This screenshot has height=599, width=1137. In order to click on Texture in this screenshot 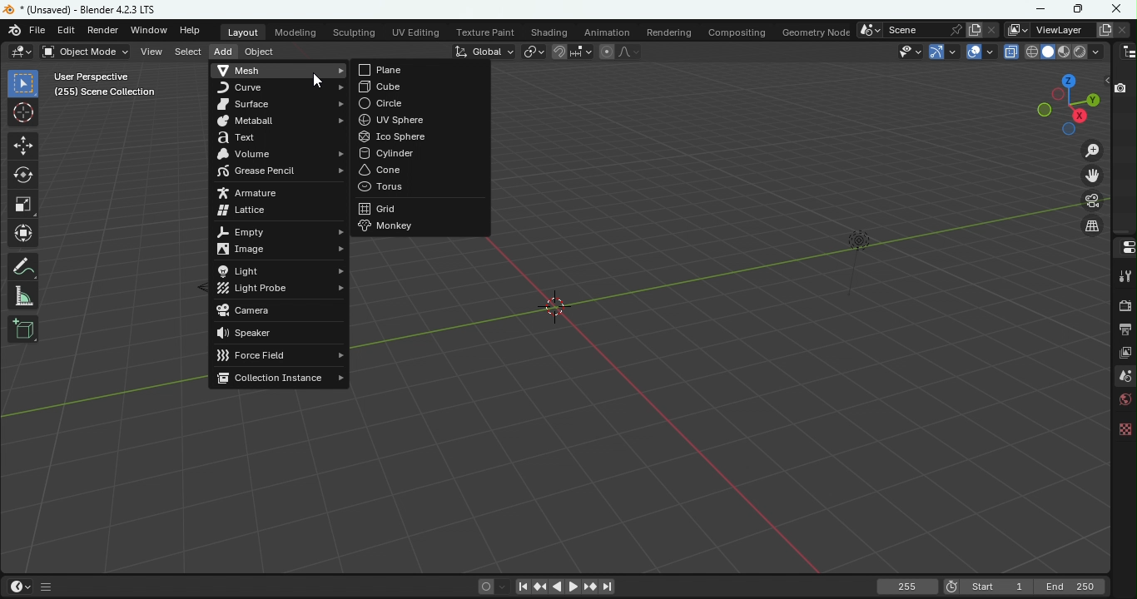, I will do `click(1123, 433)`.